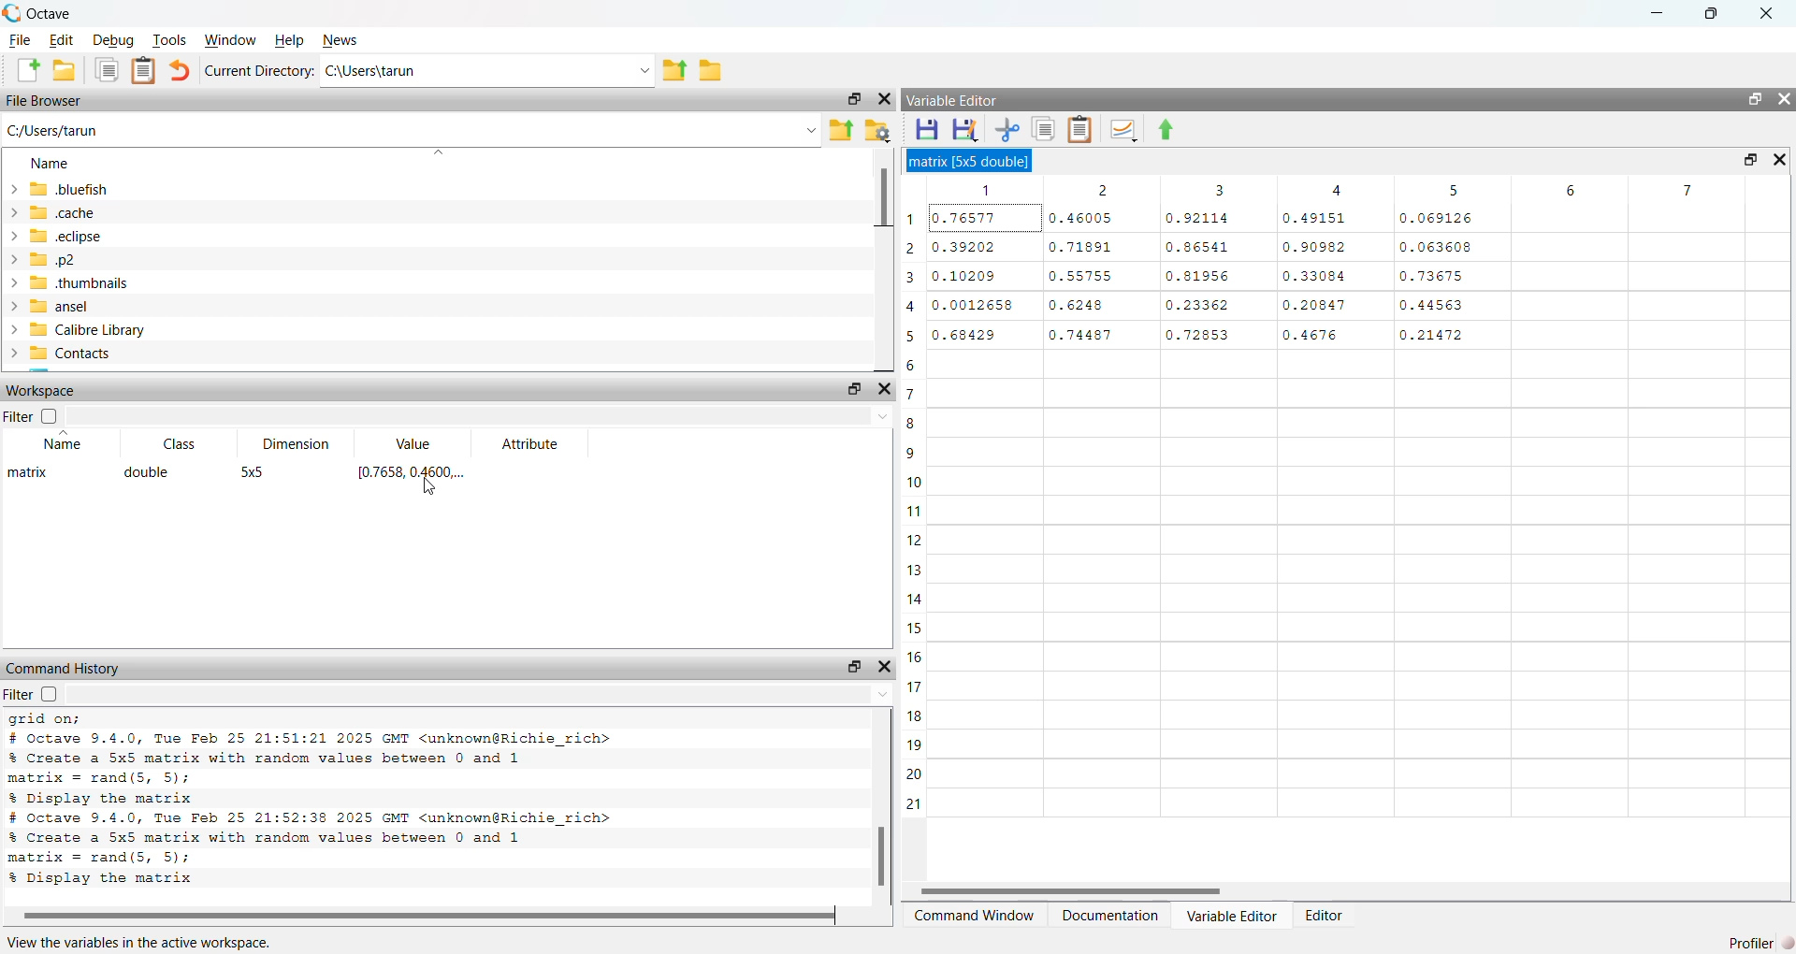  What do you see at coordinates (1124, 129) in the screenshot?
I see `jump` at bounding box center [1124, 129].